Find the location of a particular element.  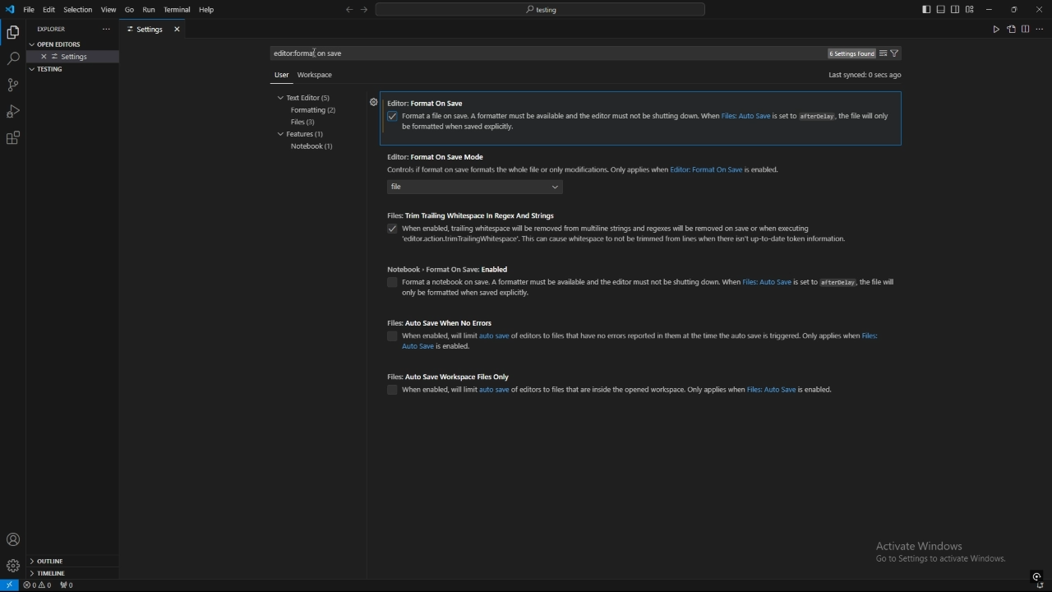

back is located at coordinates (348, 10).